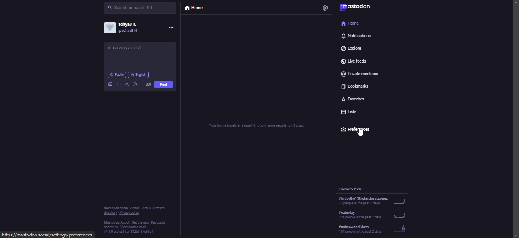  Describe the element at coordinates (353, 61) in the screenshot. I see `live feeds` at that location.